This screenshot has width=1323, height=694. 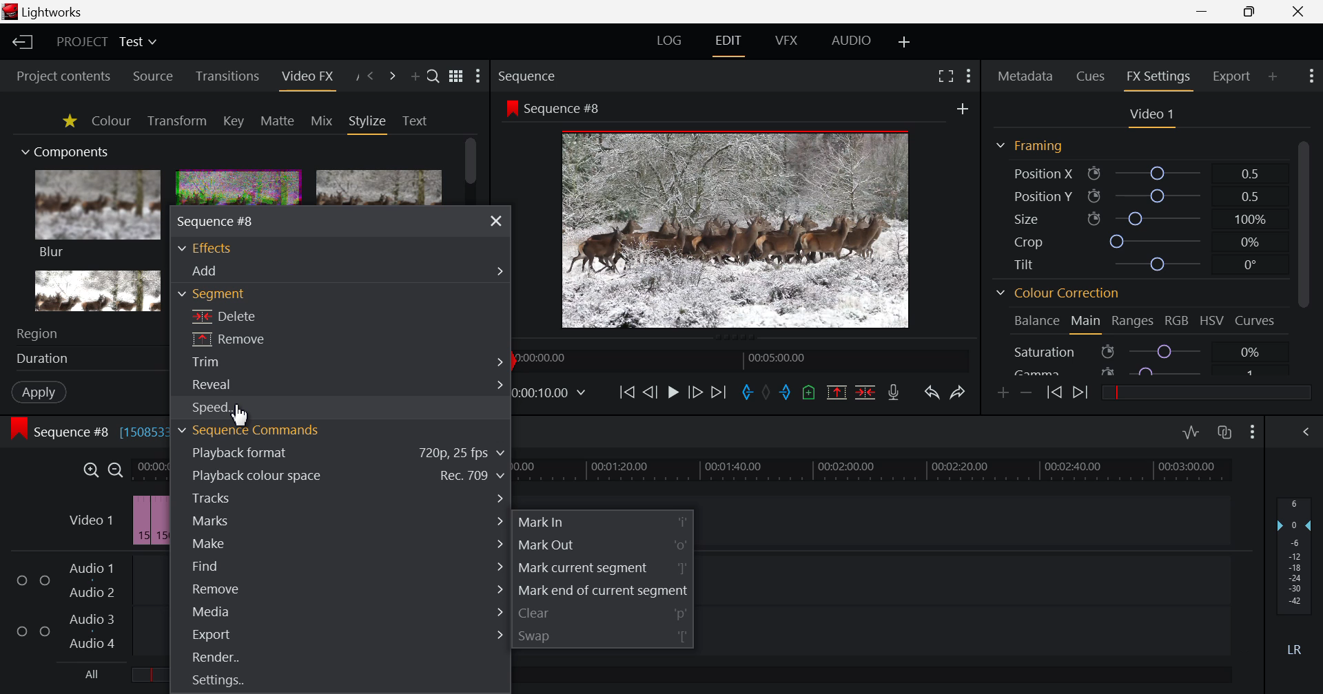 I want to click on Blur, so click(x=99, y=215).